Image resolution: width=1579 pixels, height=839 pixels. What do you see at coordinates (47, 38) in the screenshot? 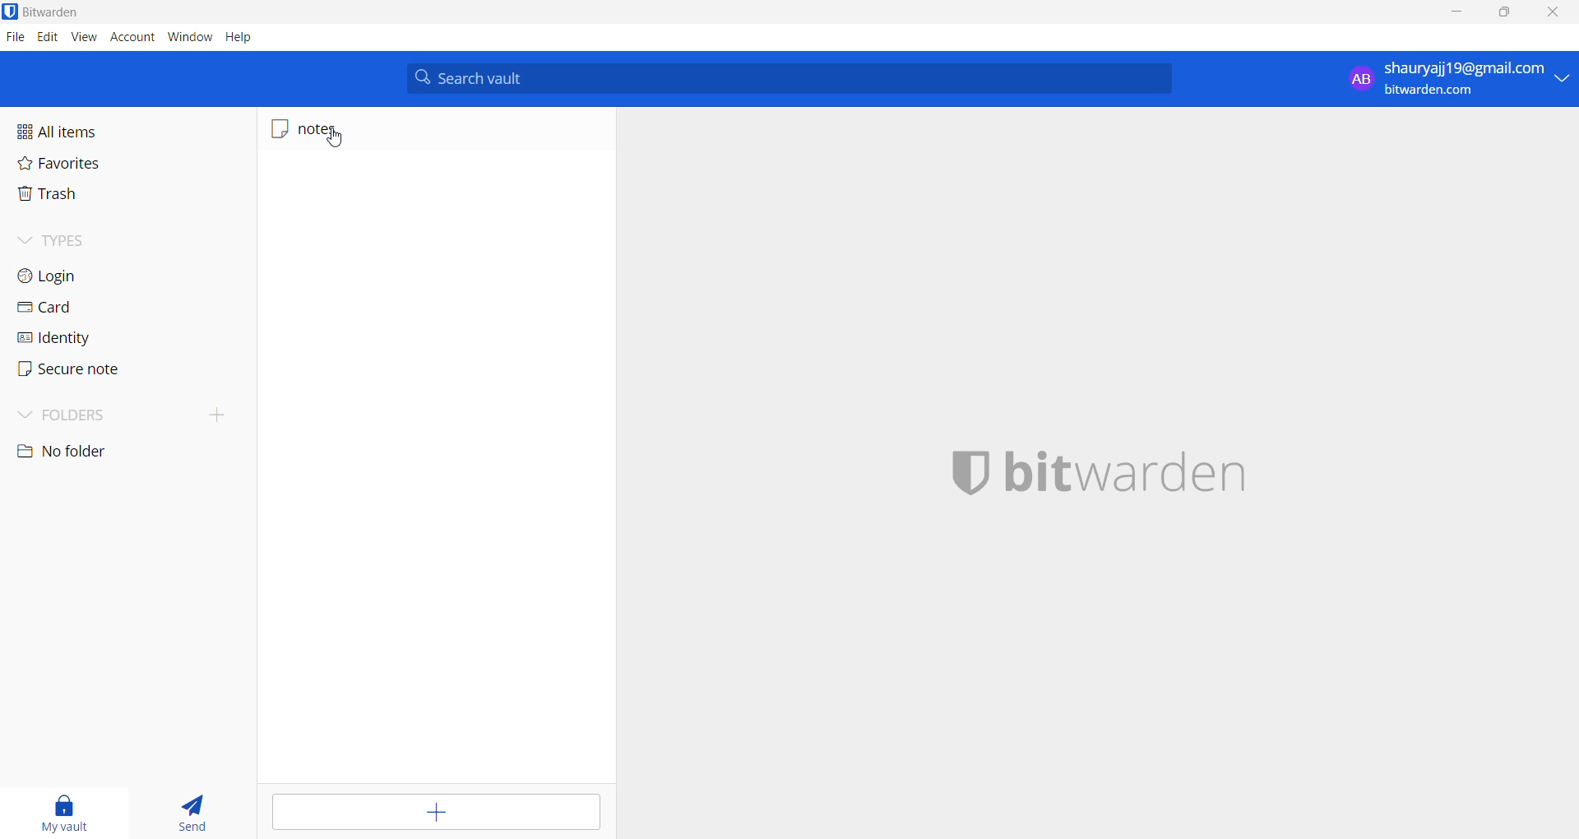
I see `edit` at bounding box center [47, 38].